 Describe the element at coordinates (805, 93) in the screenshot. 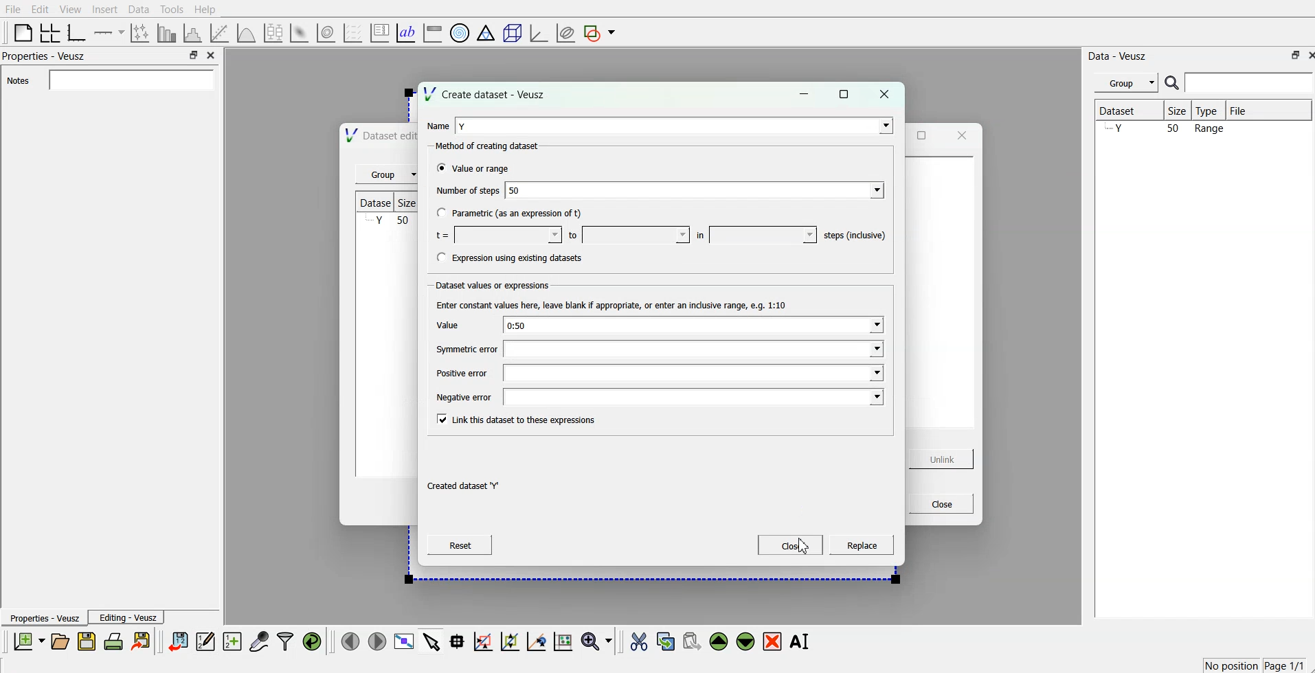

I see `minimise` at that location.